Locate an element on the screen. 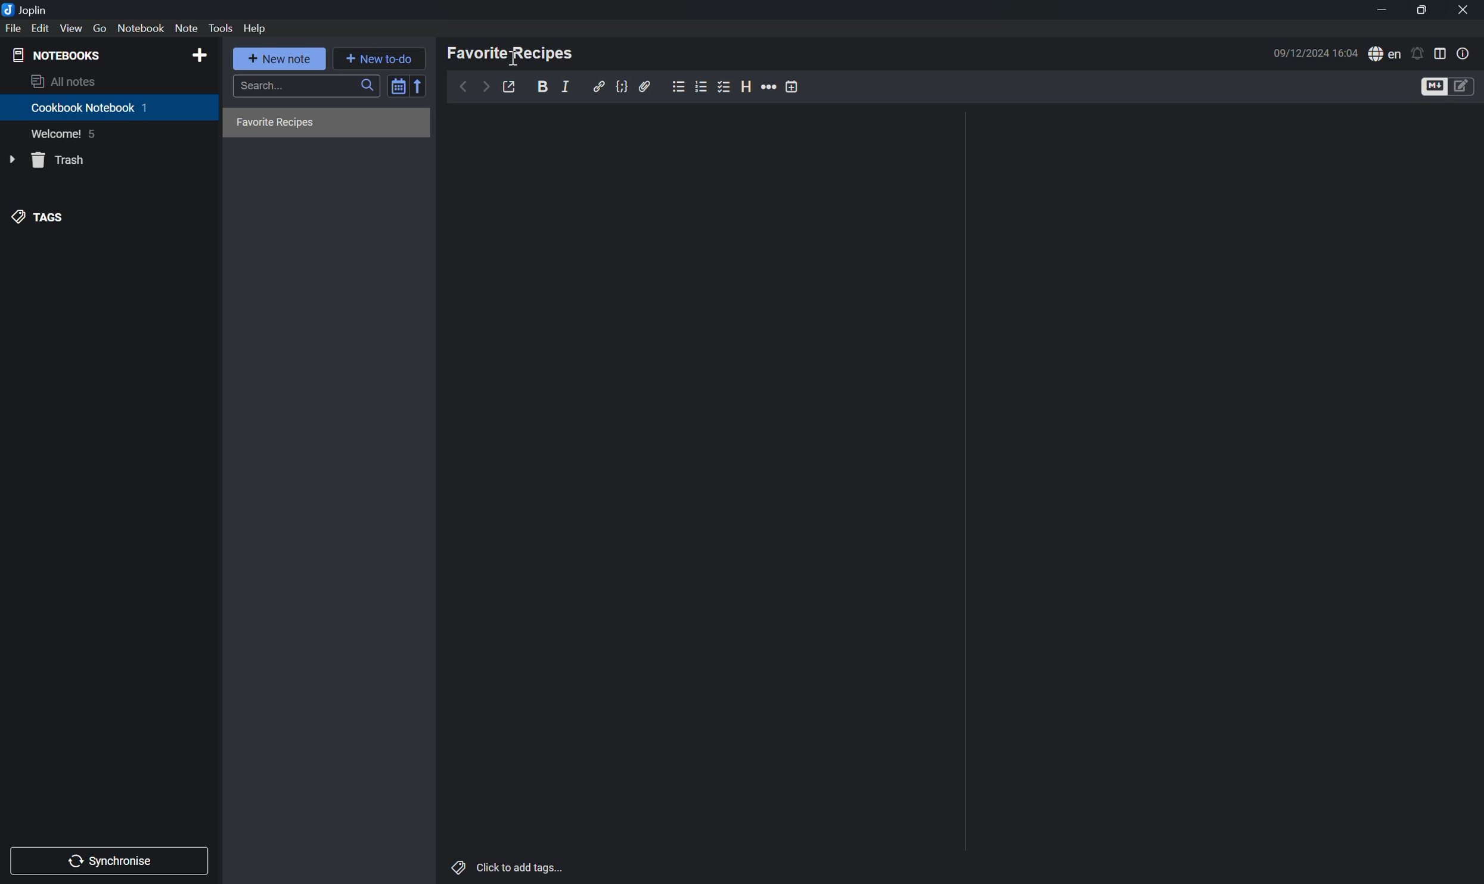  Reverse sort order is located at coordinates (418, 86).